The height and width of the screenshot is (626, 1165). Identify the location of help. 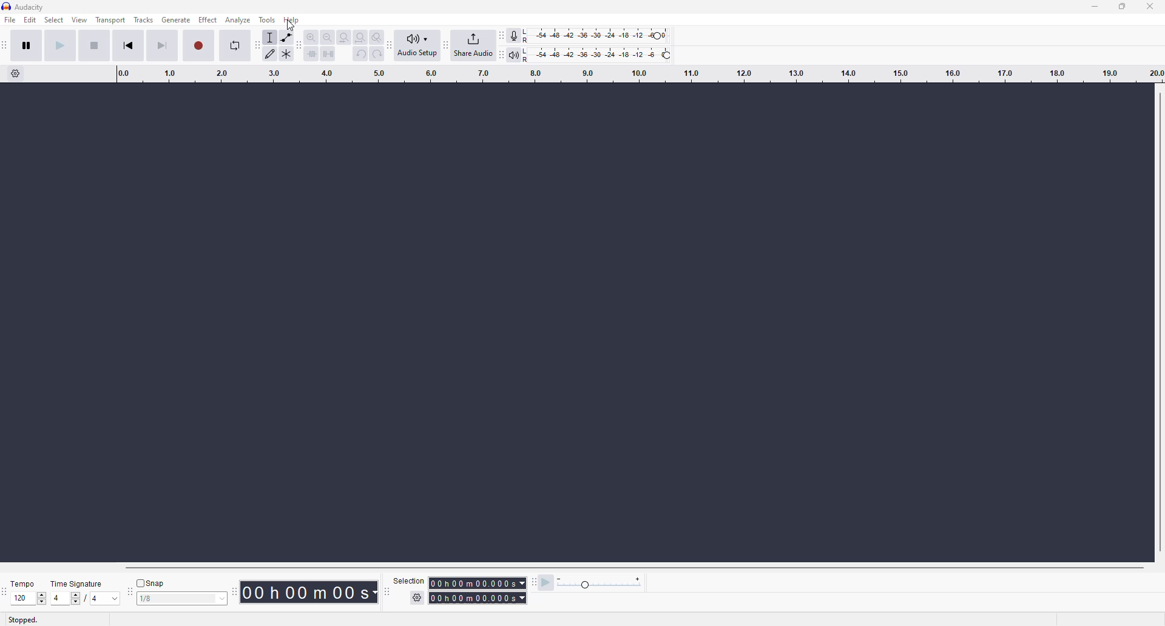
(293, 21).